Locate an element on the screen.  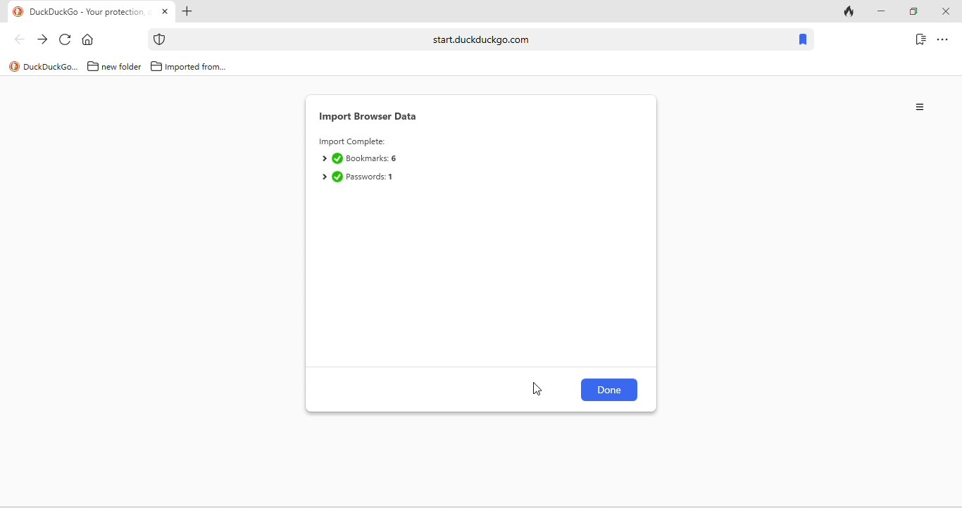
imported from is located at coordinates (189, 66).